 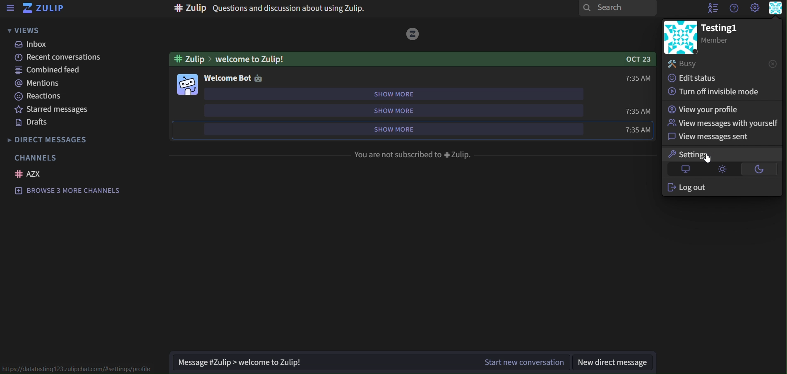 I want to click on icon, so click(x=681, y=37).